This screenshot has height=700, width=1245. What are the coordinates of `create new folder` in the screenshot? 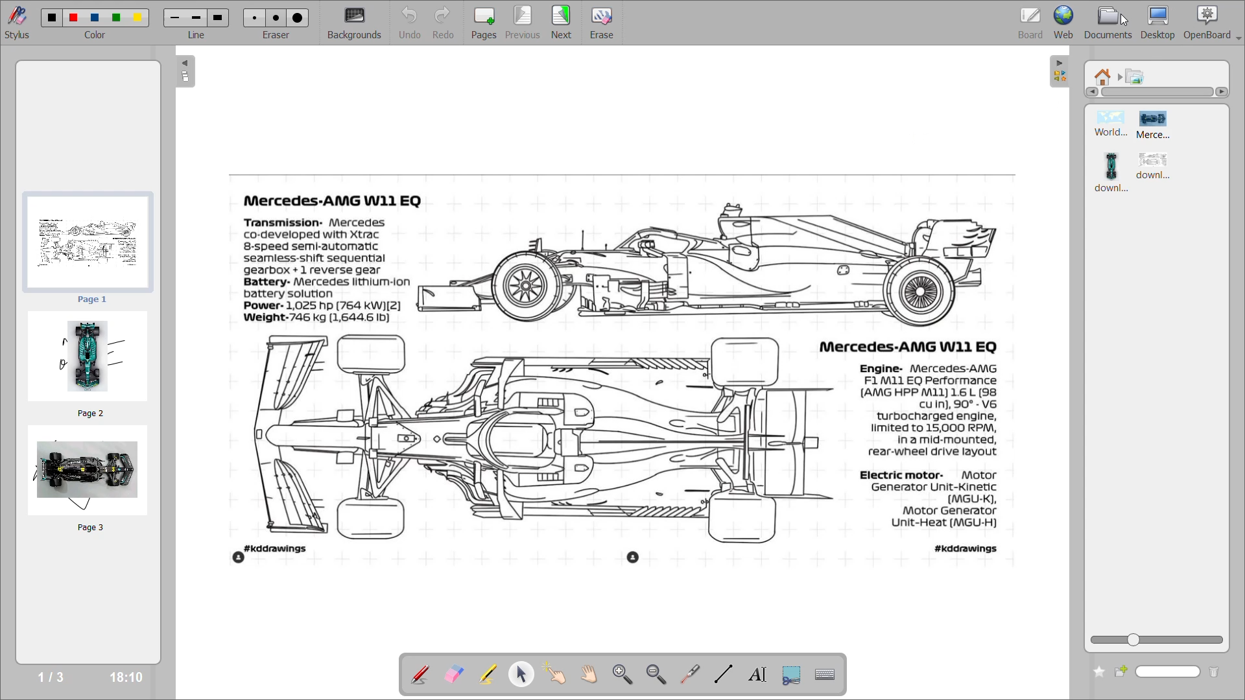 It's located at (1123, 673).